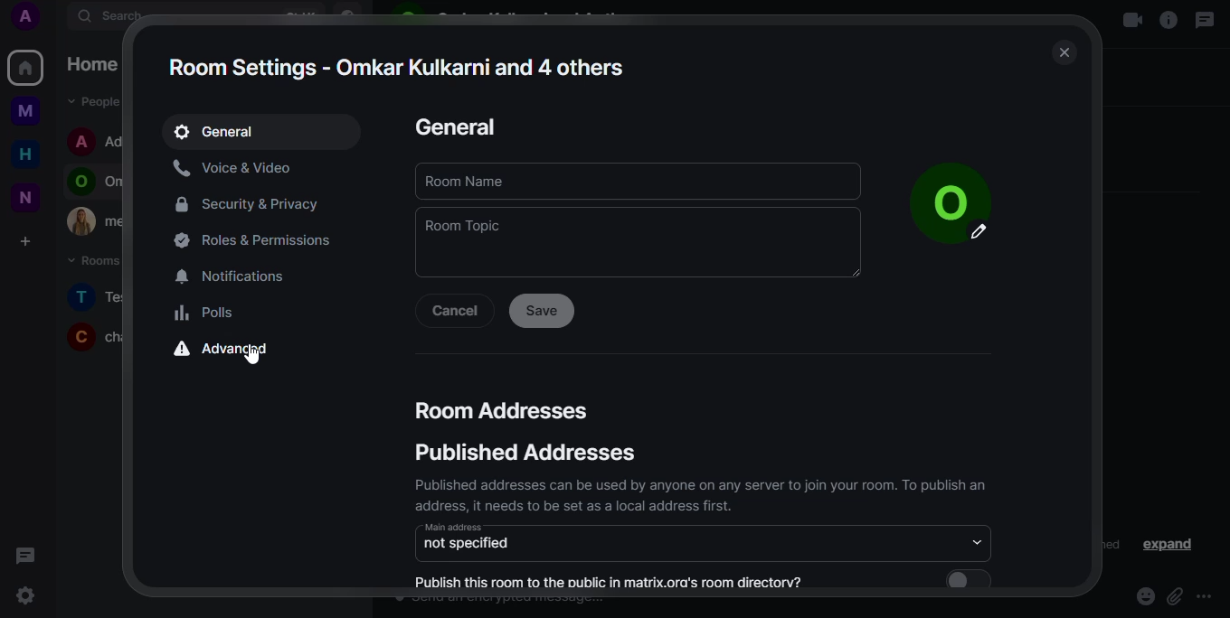 The height and width of the screenshot is (618, 1230). Describe the element at coordinates (1145, 595) in the screenshot. I see `emoji` at that location.